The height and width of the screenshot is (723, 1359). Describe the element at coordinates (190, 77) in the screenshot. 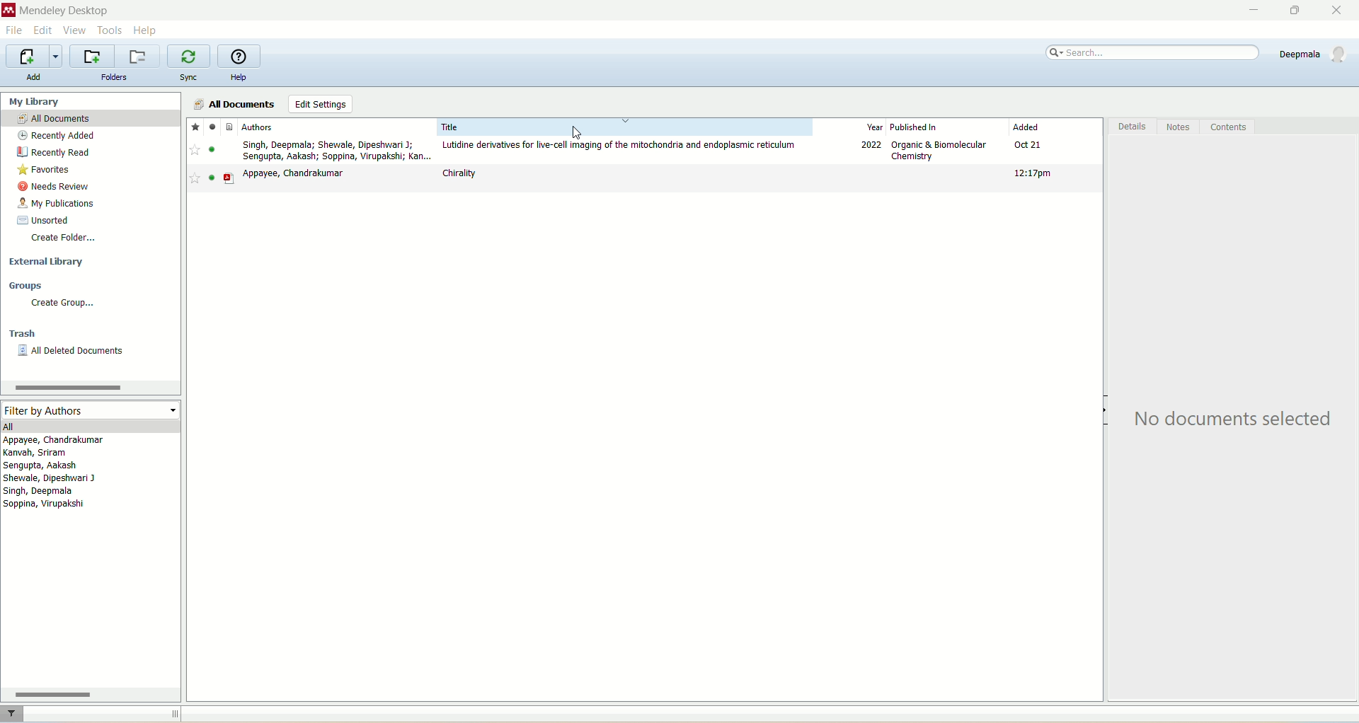

I see `sync` at that location.